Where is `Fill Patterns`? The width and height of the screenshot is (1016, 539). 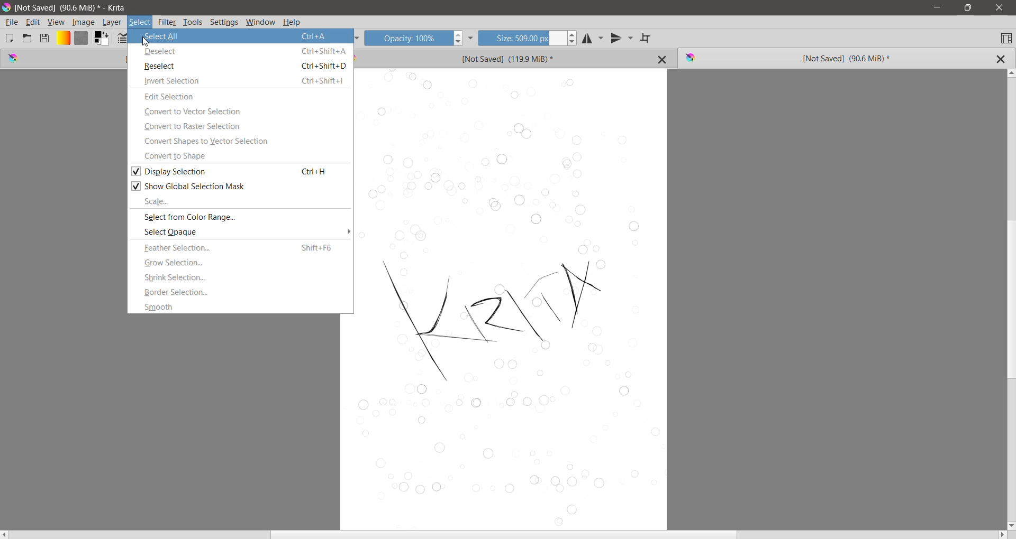 Fill Patterns is located at coordinates (81, 39).